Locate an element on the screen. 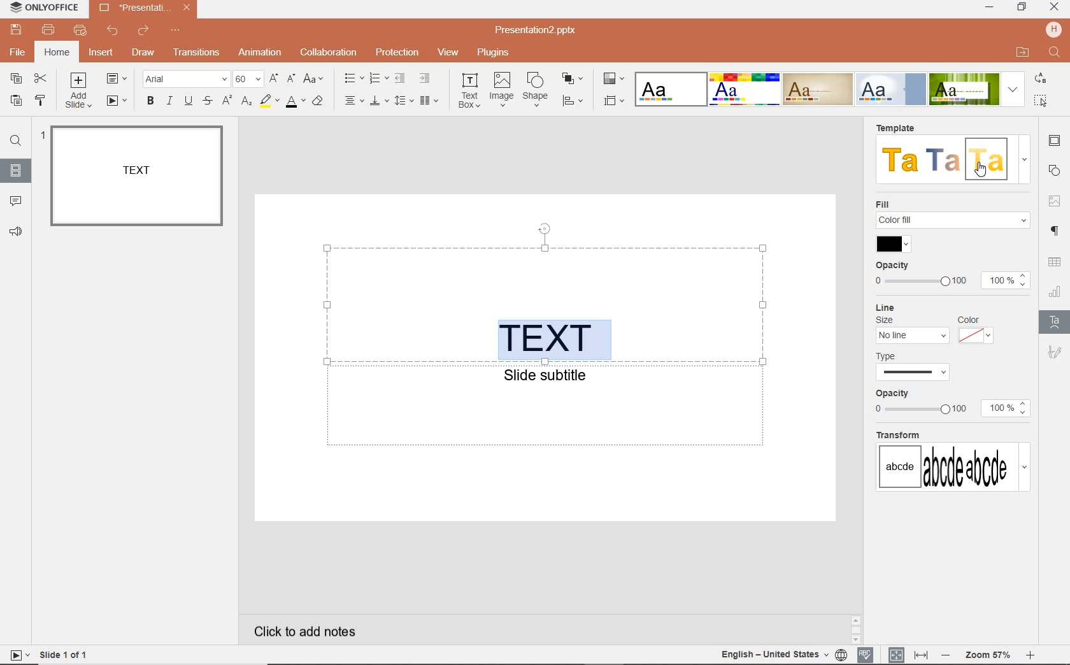 The height and width of the screenshot is (665, 1070). CUSTOMIZE QUICK ACCESS TOOLBAR is located at coordinates (175, 32).